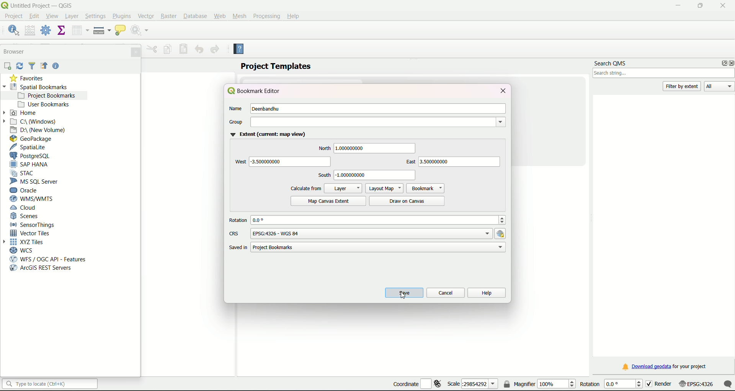 The height and width of the screenshot is (391, 735). What do you see at coordinates (46, 30) in the screenshot?
I see `toolbox` at bounding box center [46, 30].